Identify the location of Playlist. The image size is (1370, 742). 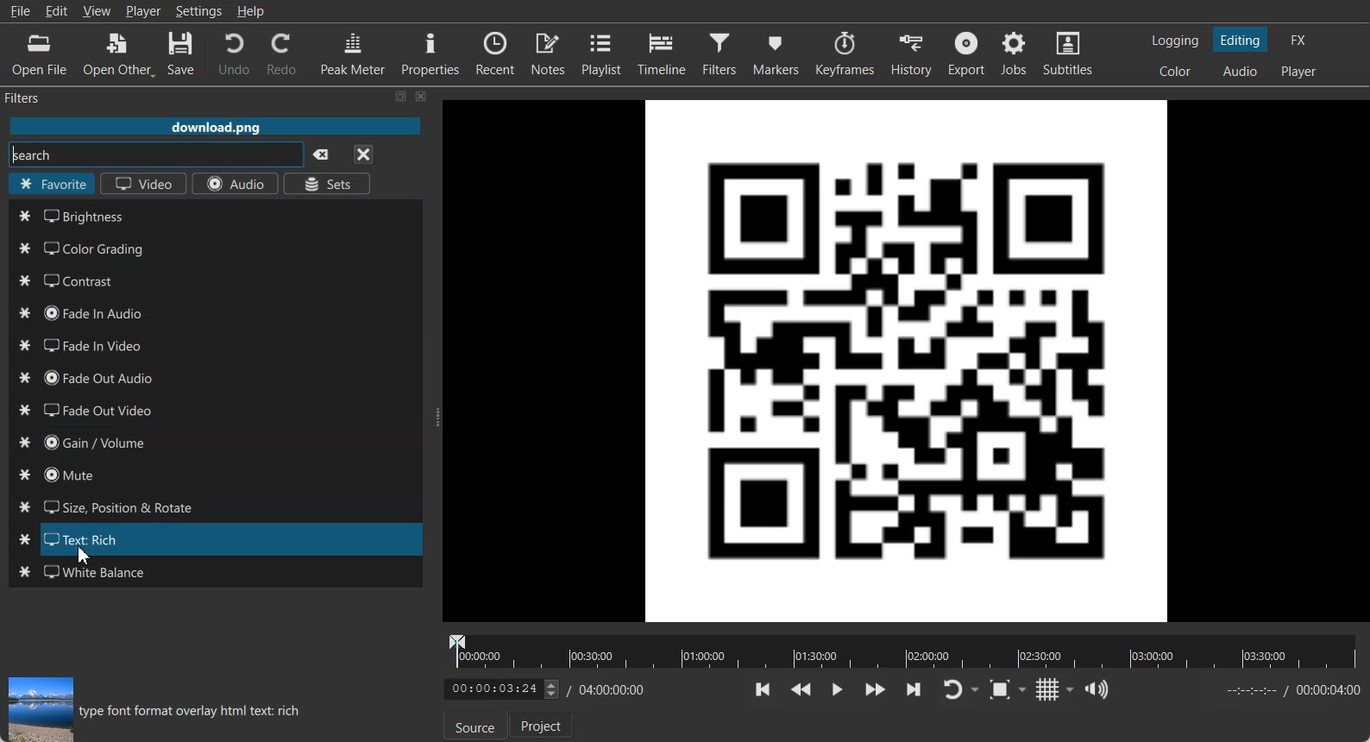
(604, 53).